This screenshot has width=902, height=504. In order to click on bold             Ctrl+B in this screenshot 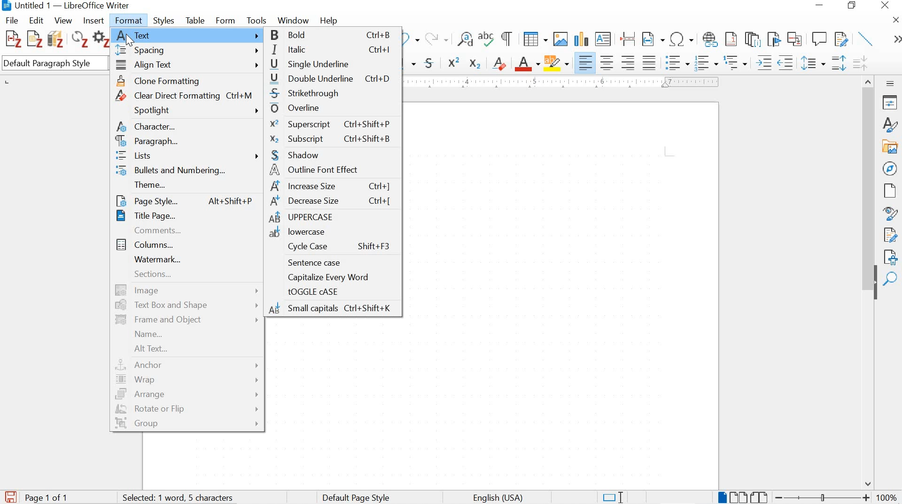, I will do `click(334, 36)`.